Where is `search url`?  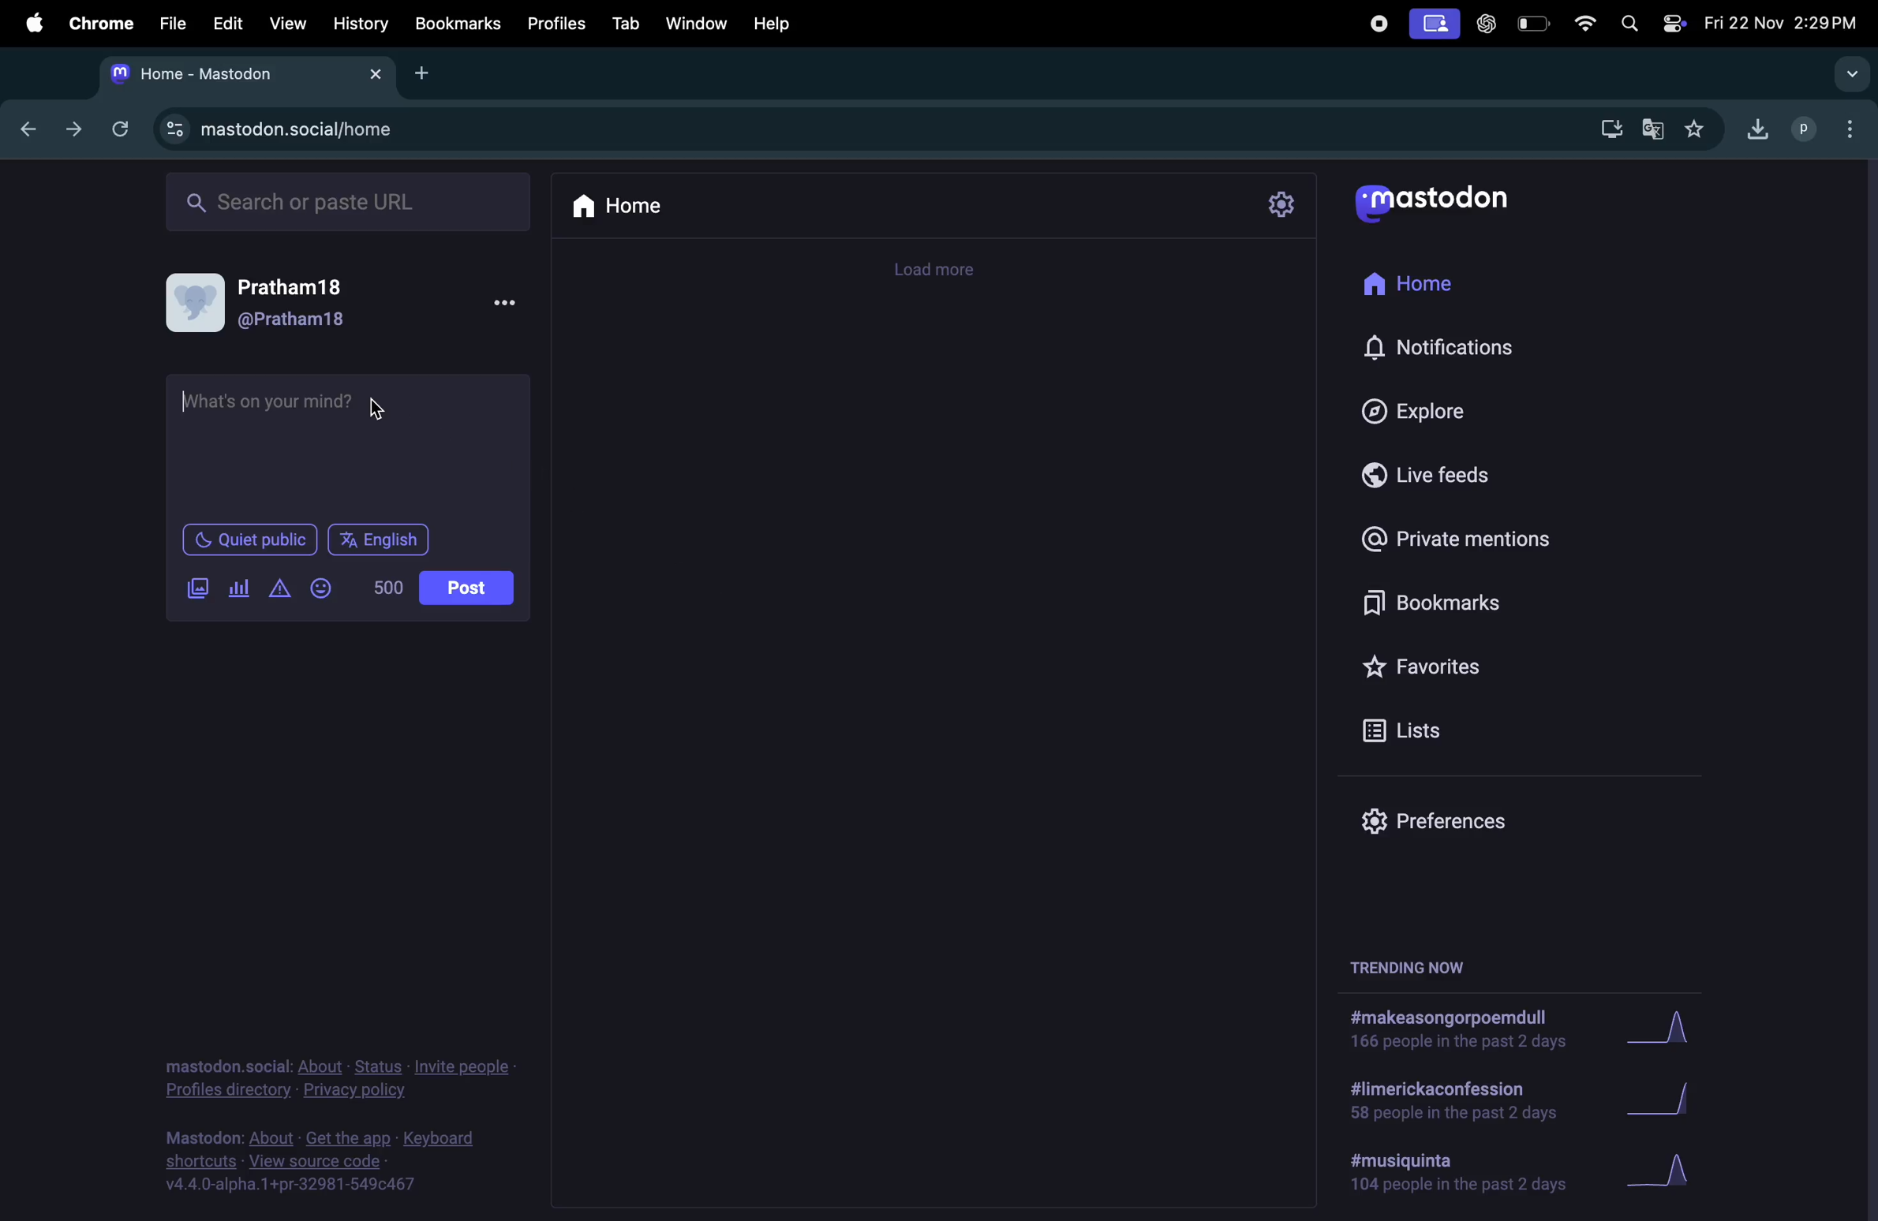
search url is located at coordinates (324, 133).